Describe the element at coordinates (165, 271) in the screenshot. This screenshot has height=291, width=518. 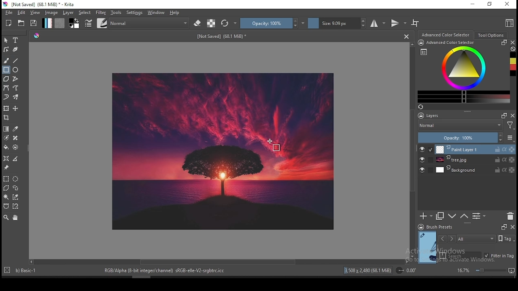
I see `'RGB/Alpha (8-bit integer/channel) sRGB-elle-V2-srgbtre.icc` at that location.